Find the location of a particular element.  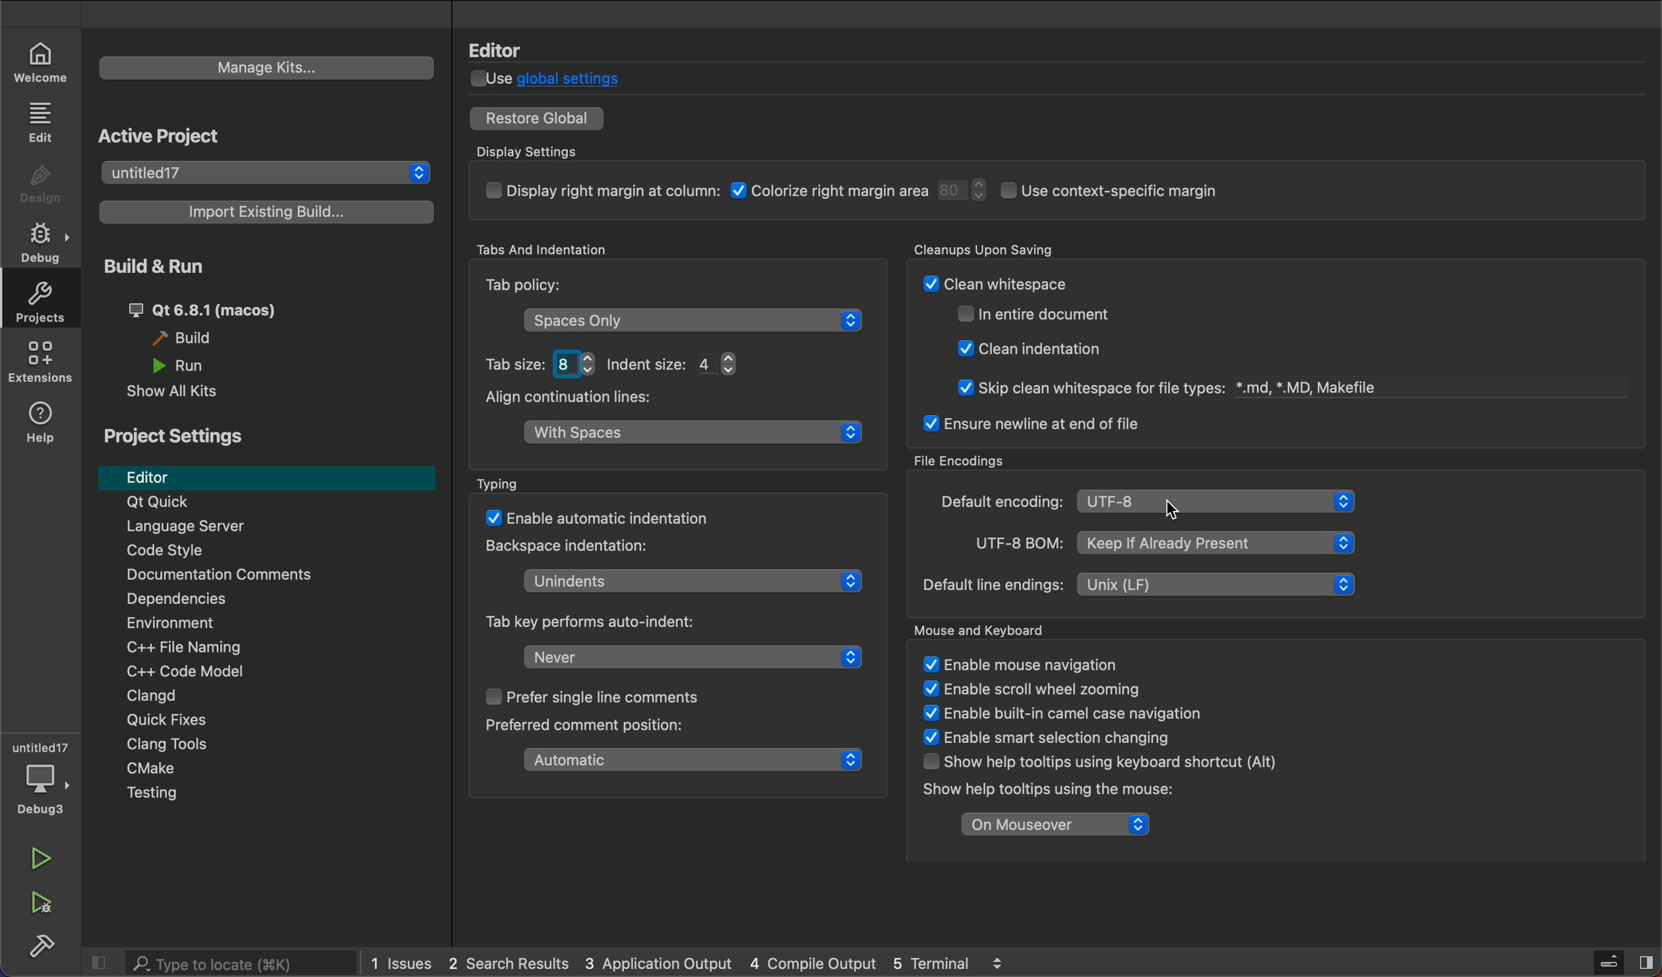

restore to global is located at coordinates (535, 119).